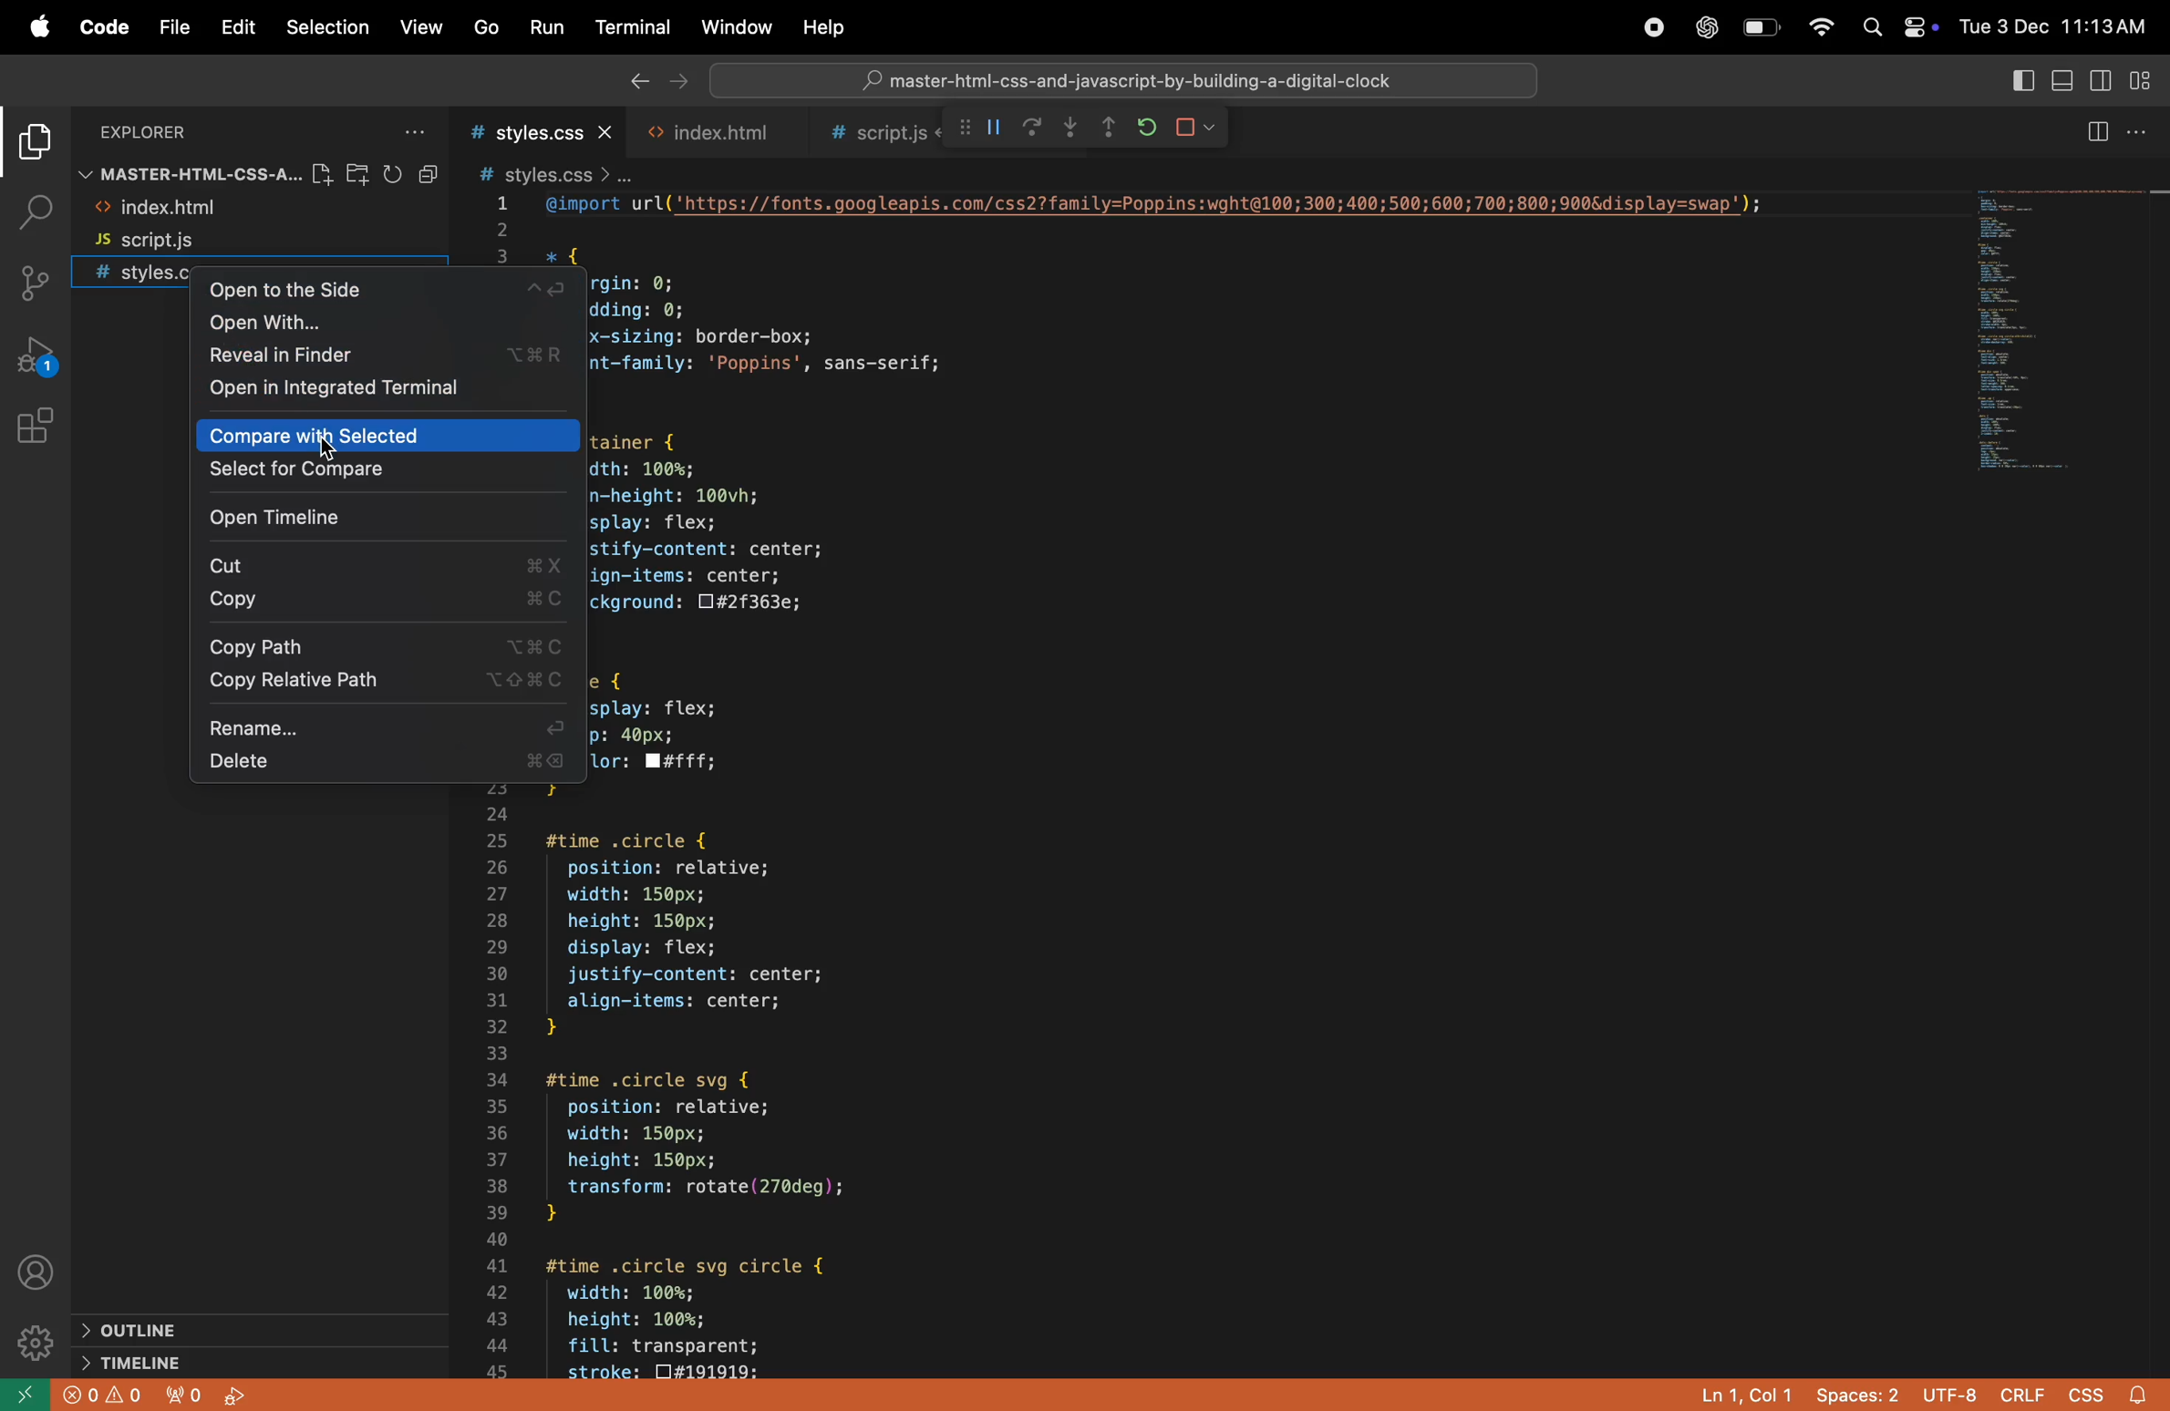 This screenshot has width=2170, height=1411. I want to click on chatgpt, so click(1704, 27).